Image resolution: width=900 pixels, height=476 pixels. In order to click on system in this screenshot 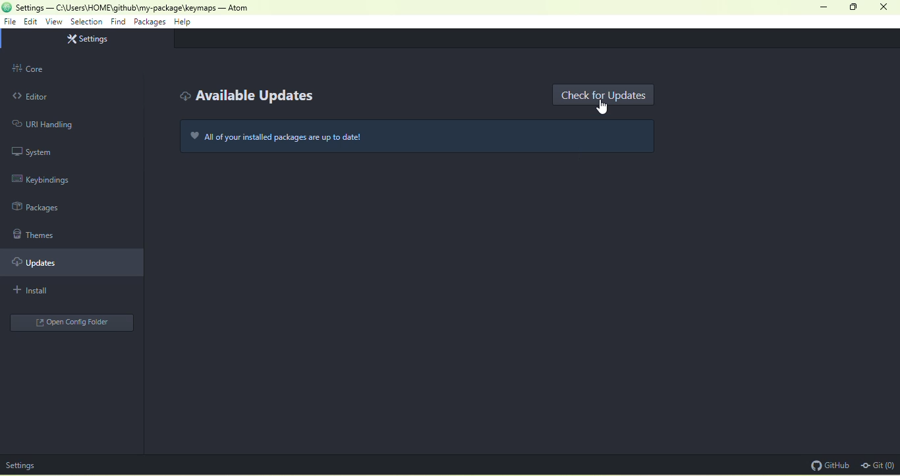, I will do `click(36, 152)`.